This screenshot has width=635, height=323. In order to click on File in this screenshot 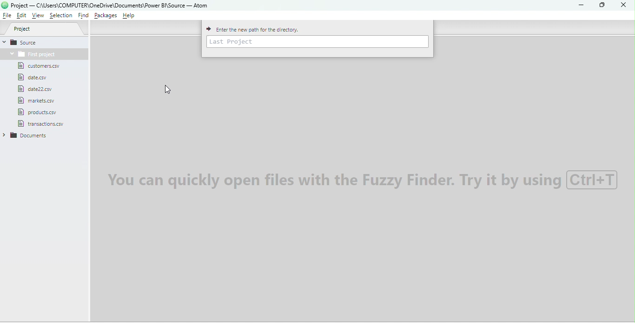, I will do `click(37, 78)`.